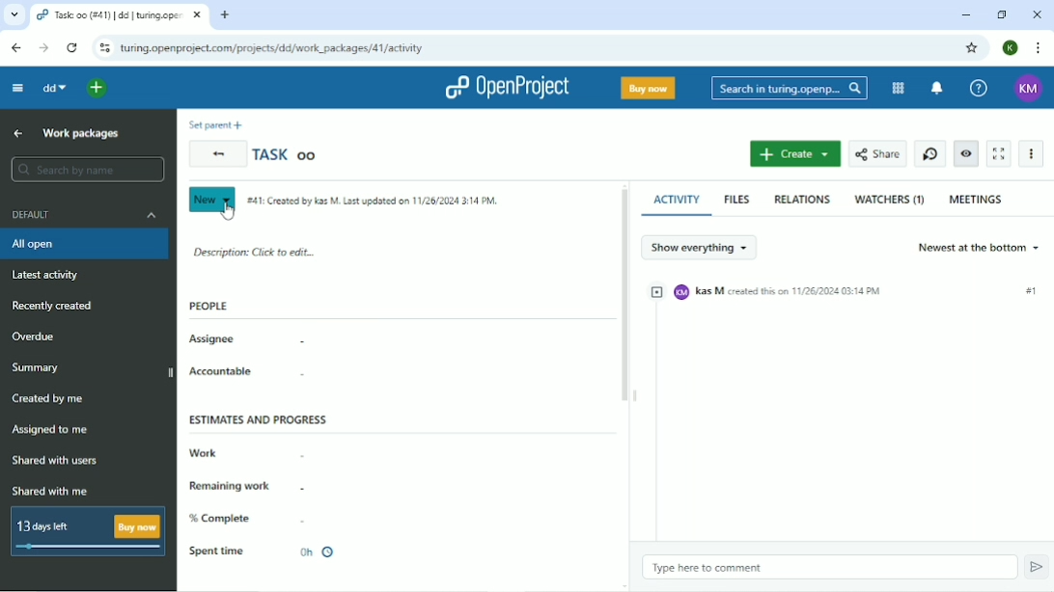  I want to click on Work, so click(203, 453).